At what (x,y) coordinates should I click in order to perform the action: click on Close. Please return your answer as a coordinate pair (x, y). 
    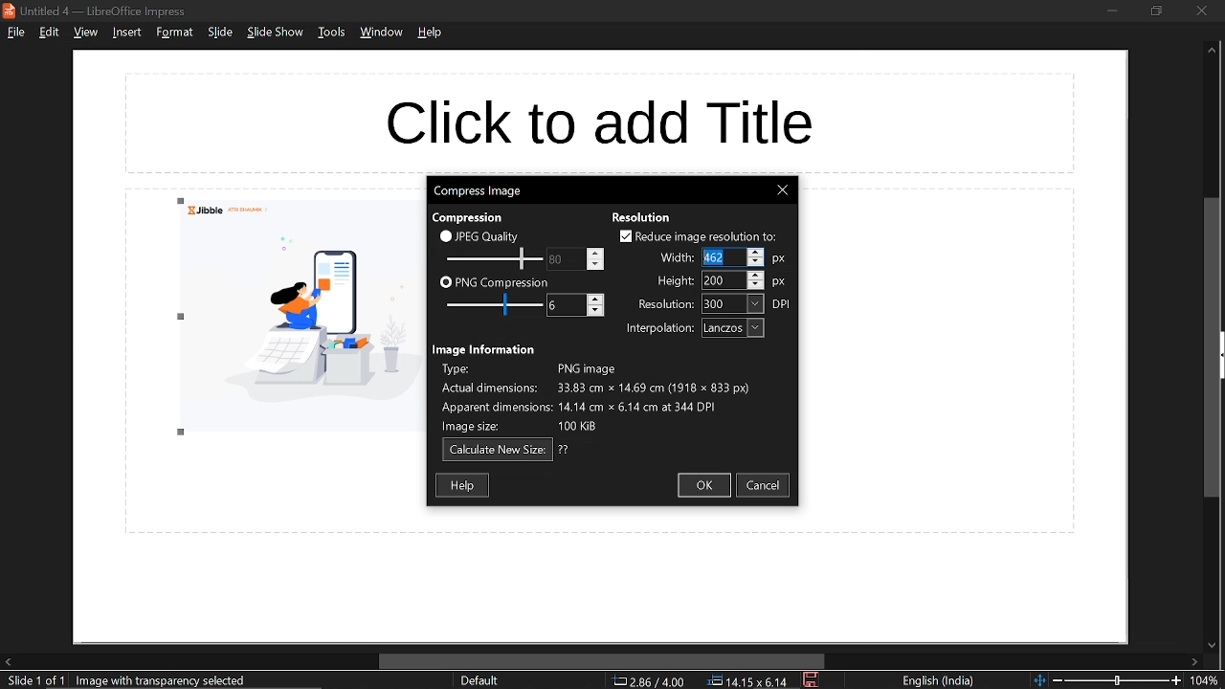
    Looking at the image, I should click on (782, 190).